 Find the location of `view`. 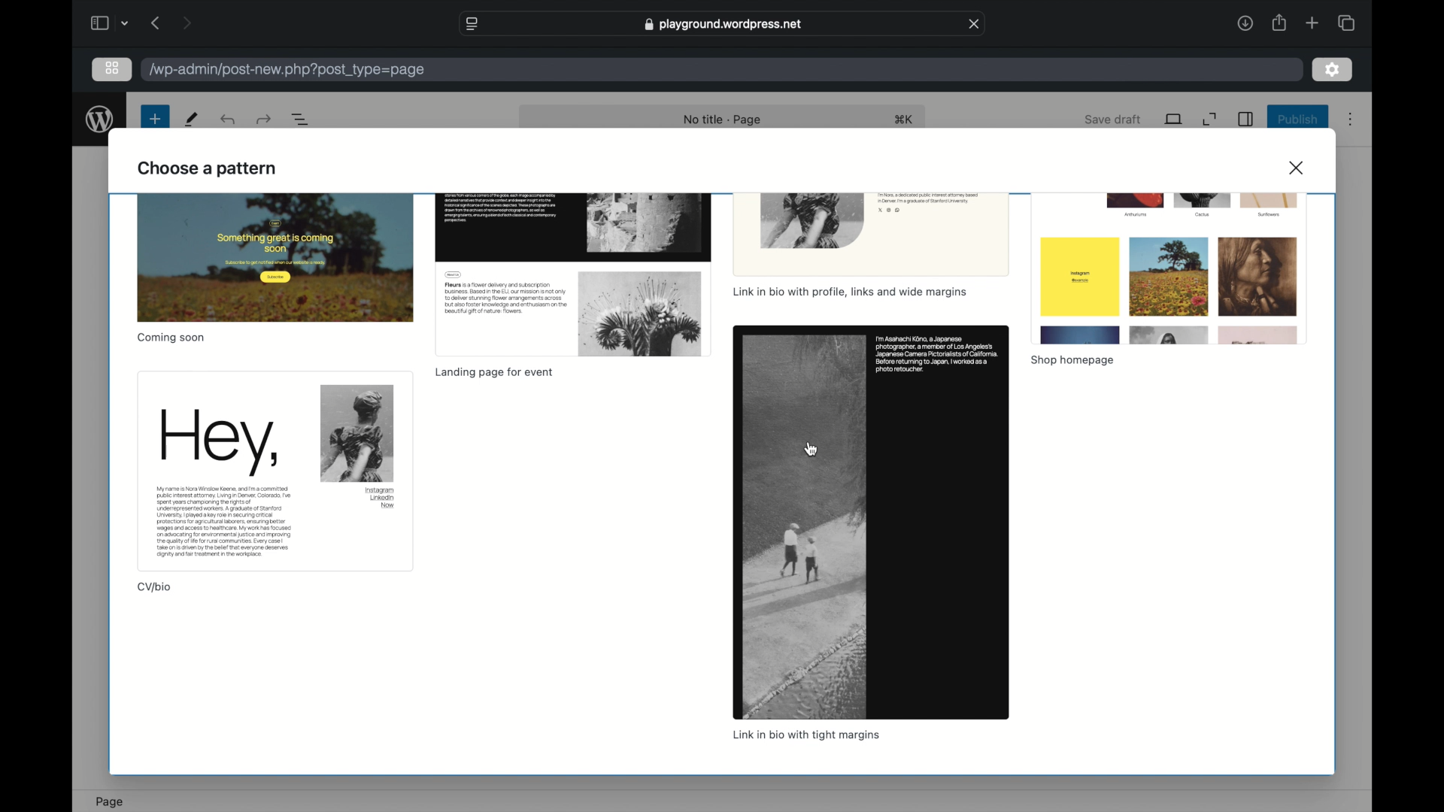

view is located at coordinates (1174, 119).